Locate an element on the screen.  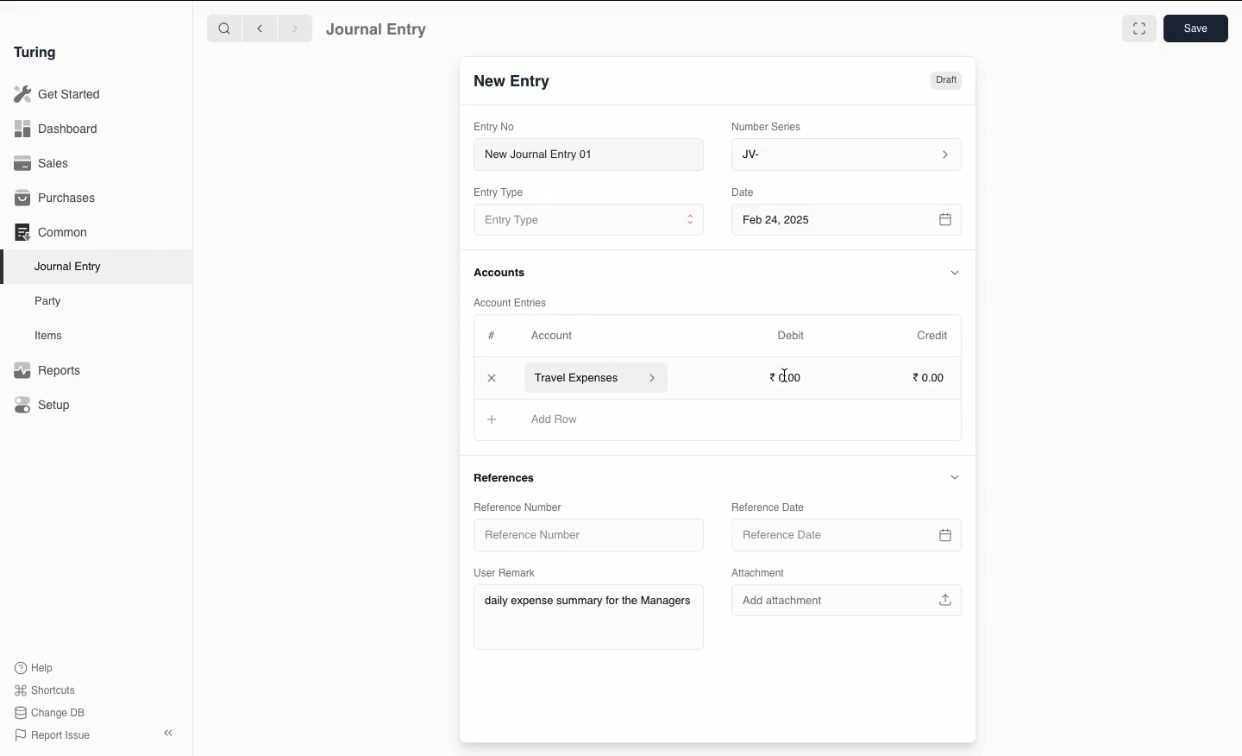
Setup is located at coordinates (43, 404).